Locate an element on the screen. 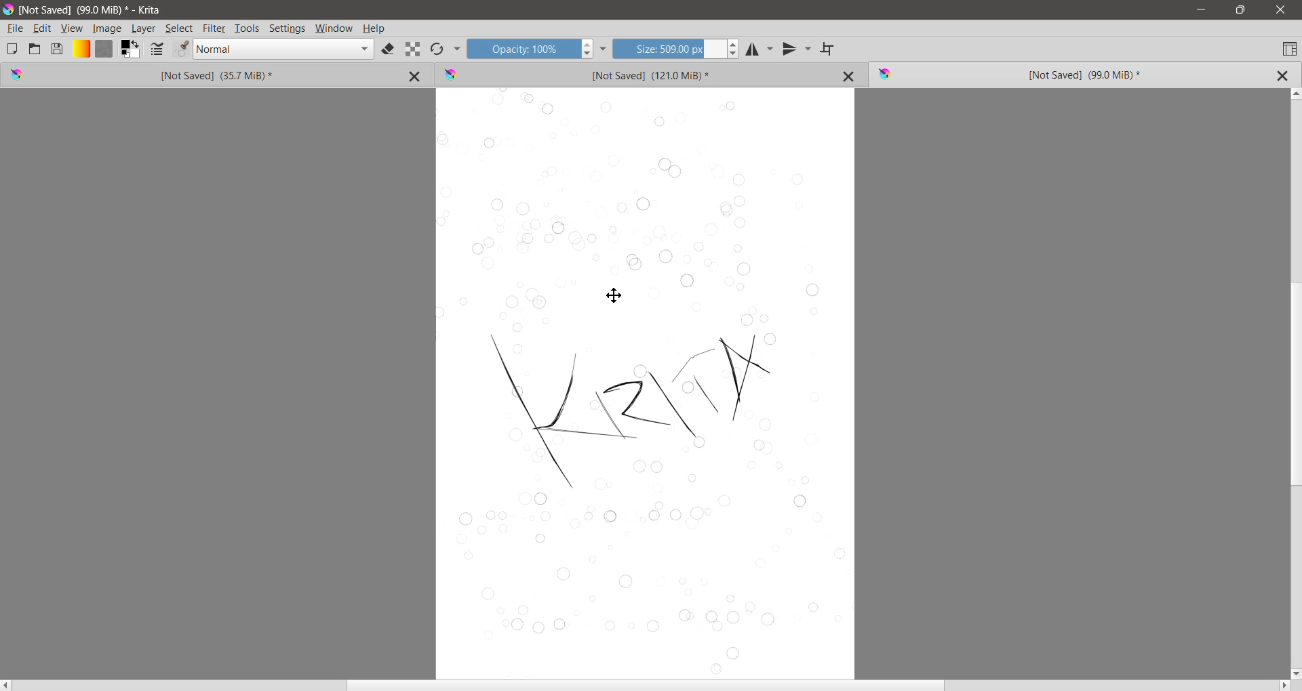 This screenshot has width=1302, height=691. Edit Brush Preset is located at coordinates (180, 49).